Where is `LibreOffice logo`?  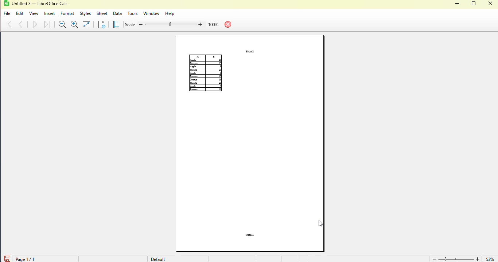
LibreOffice logo is located at coordinates (11, 3).